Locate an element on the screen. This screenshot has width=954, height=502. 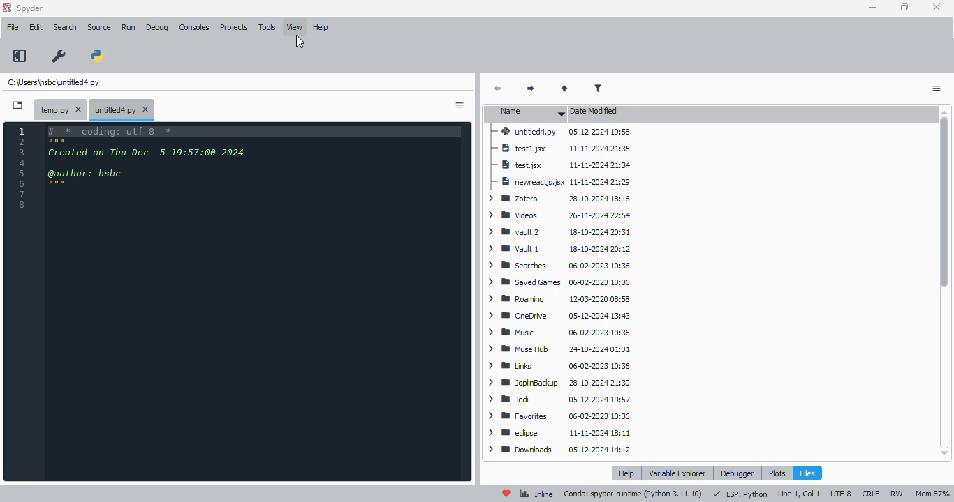
spyder is located at coordinates (31, 8).